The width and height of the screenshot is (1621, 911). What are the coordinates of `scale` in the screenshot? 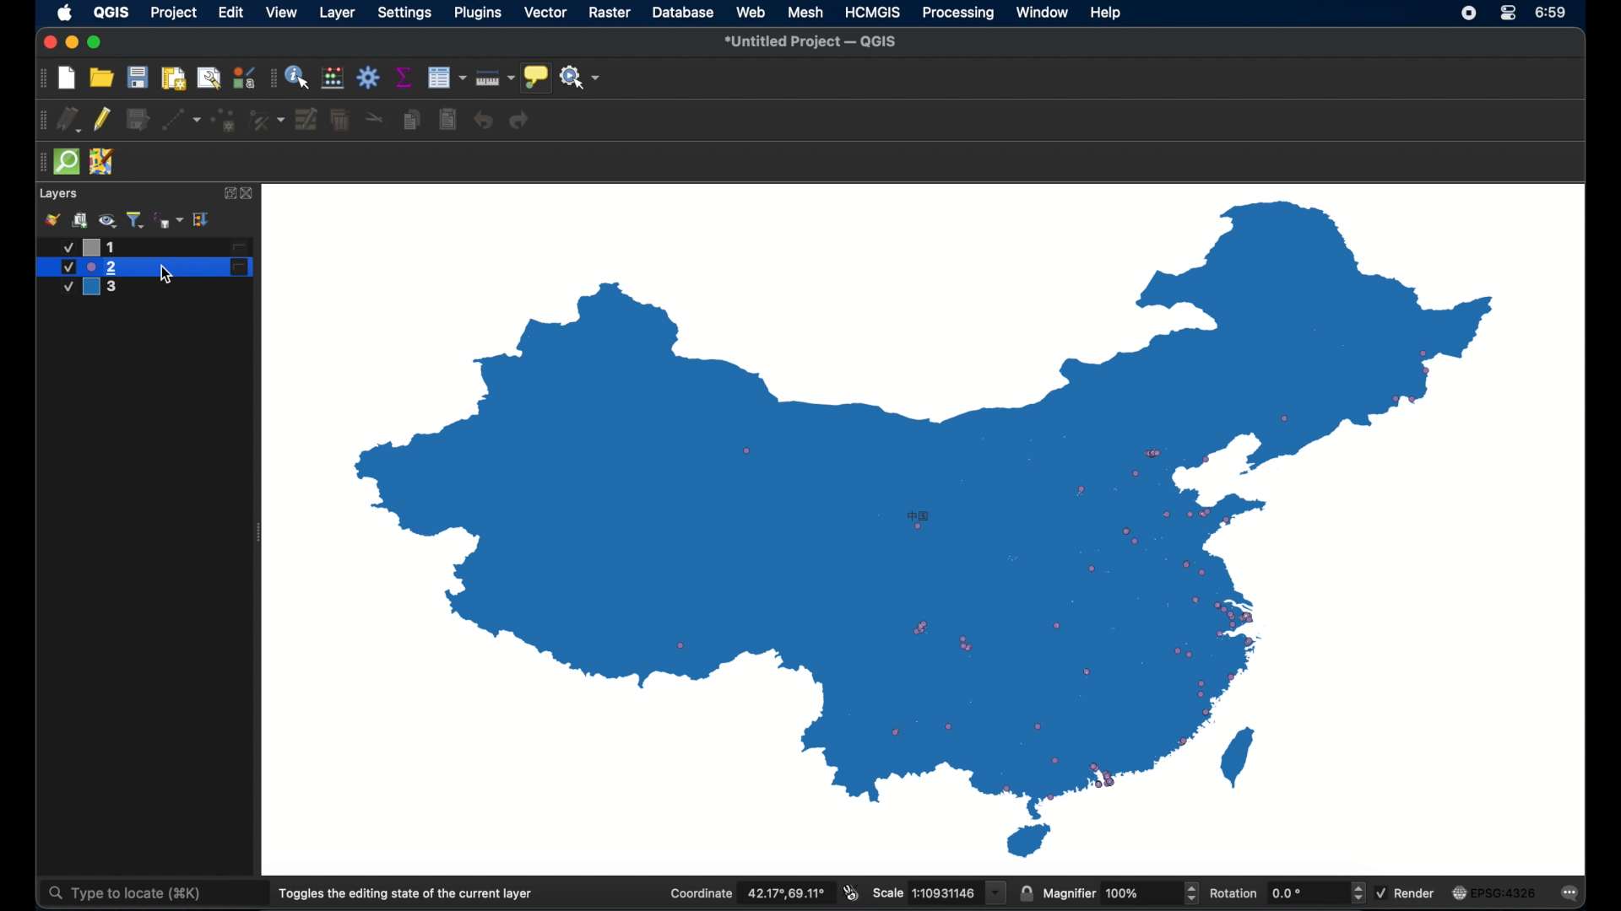 It's located at (940, 894).